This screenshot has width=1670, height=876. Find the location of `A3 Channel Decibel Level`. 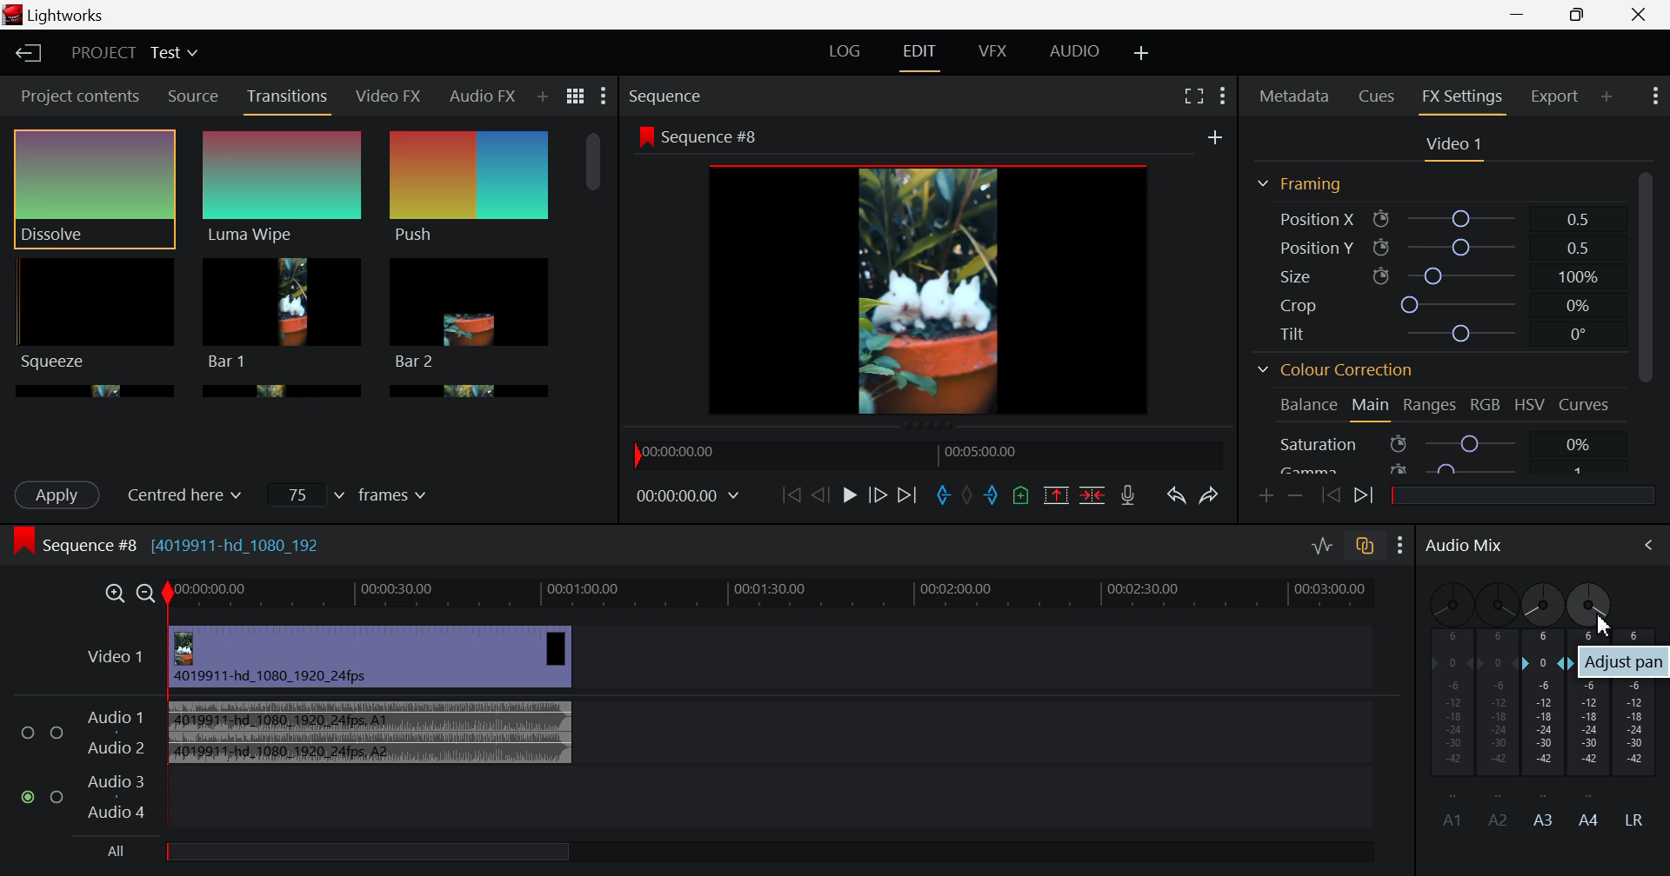

A3 Channel Decibel Level is located at coordinates (1544, 731).